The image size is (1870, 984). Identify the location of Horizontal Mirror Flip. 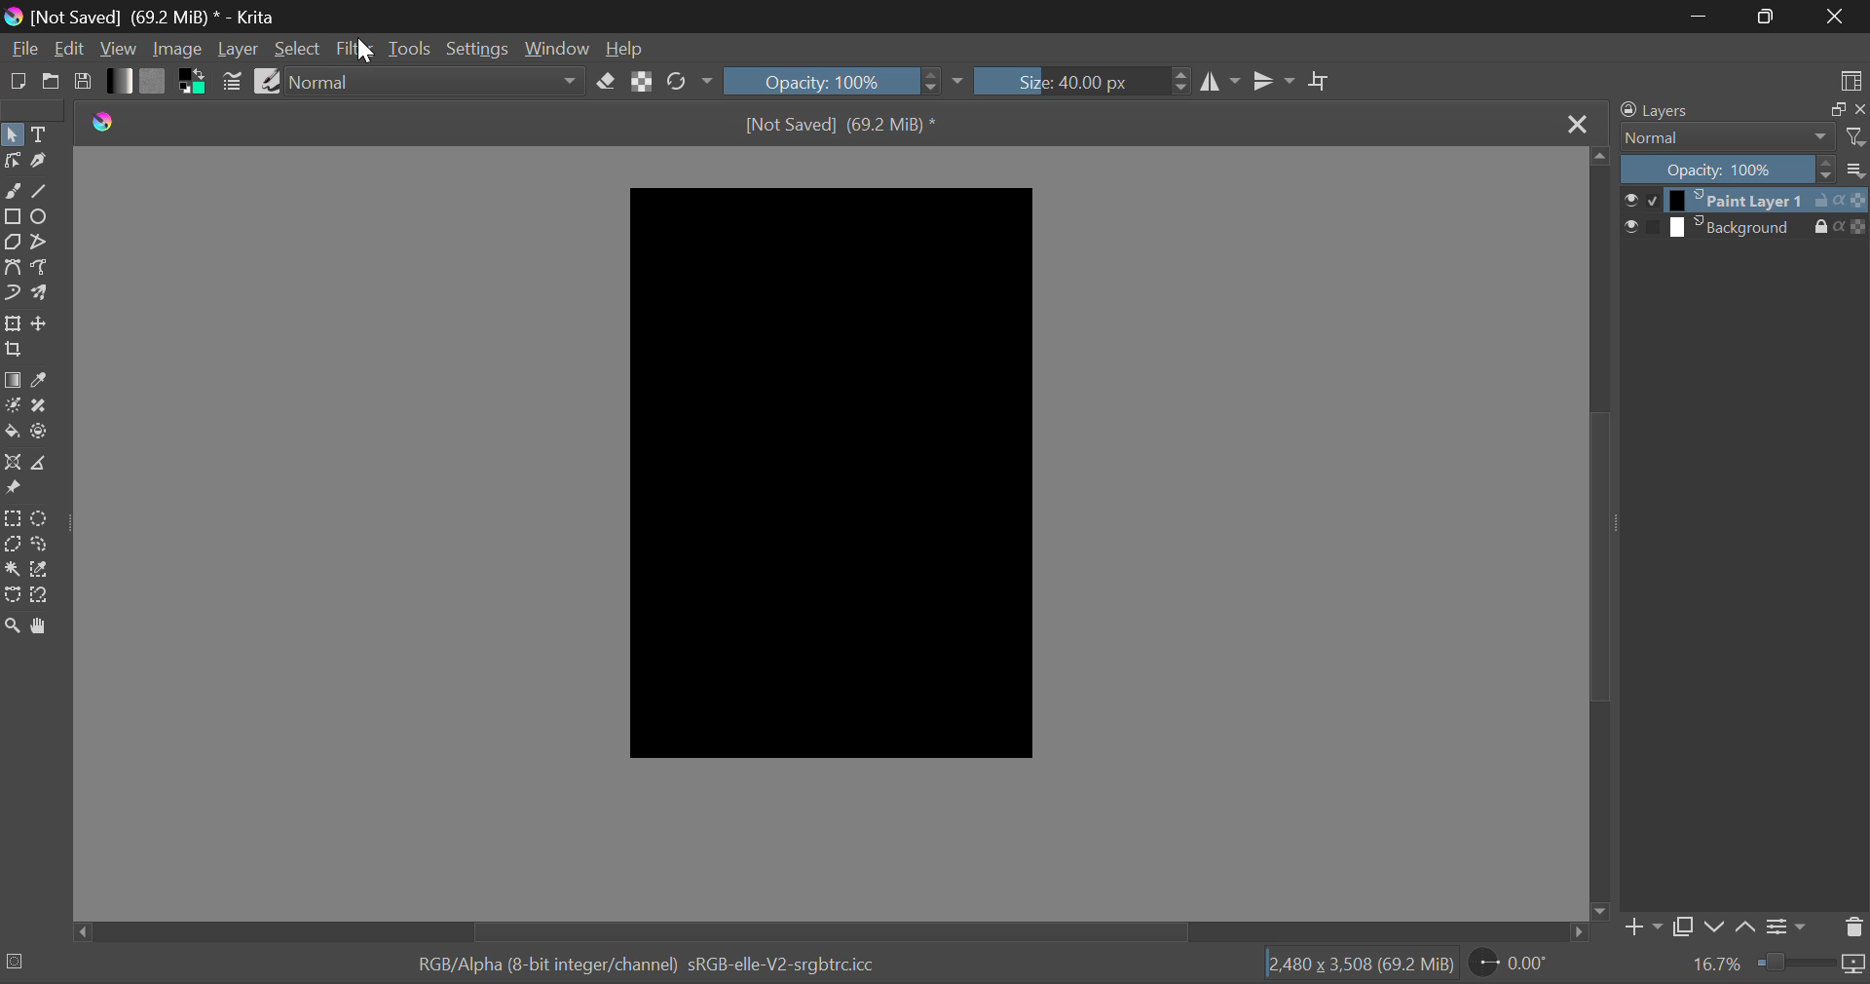
(1275, 80).